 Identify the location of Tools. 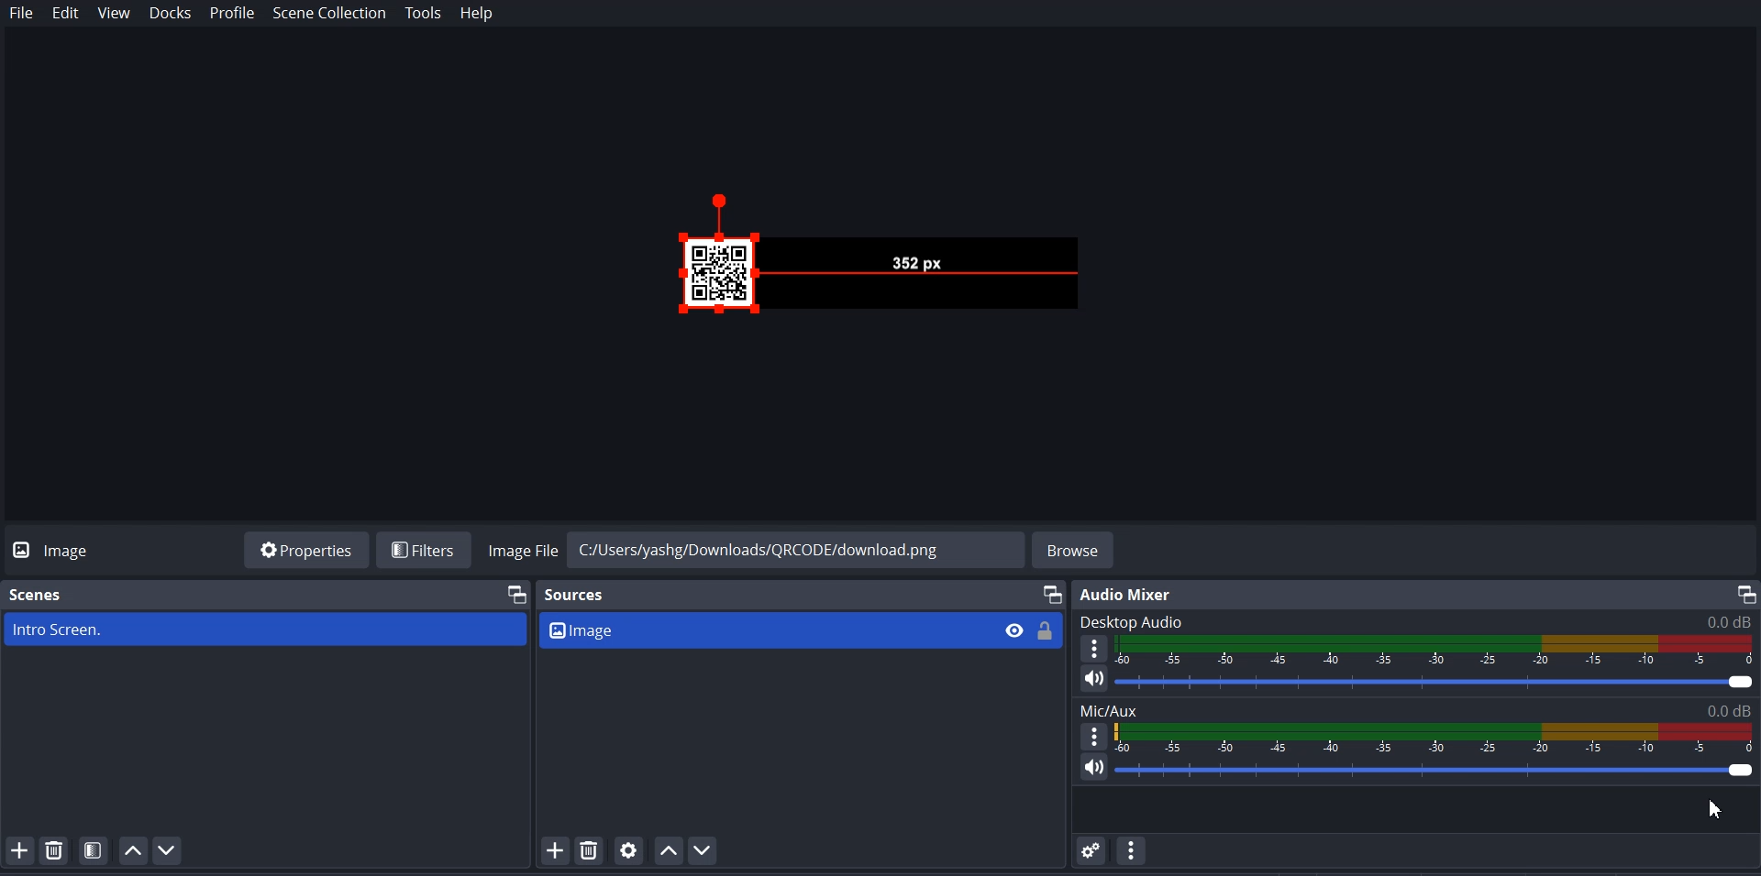
(426, 13).